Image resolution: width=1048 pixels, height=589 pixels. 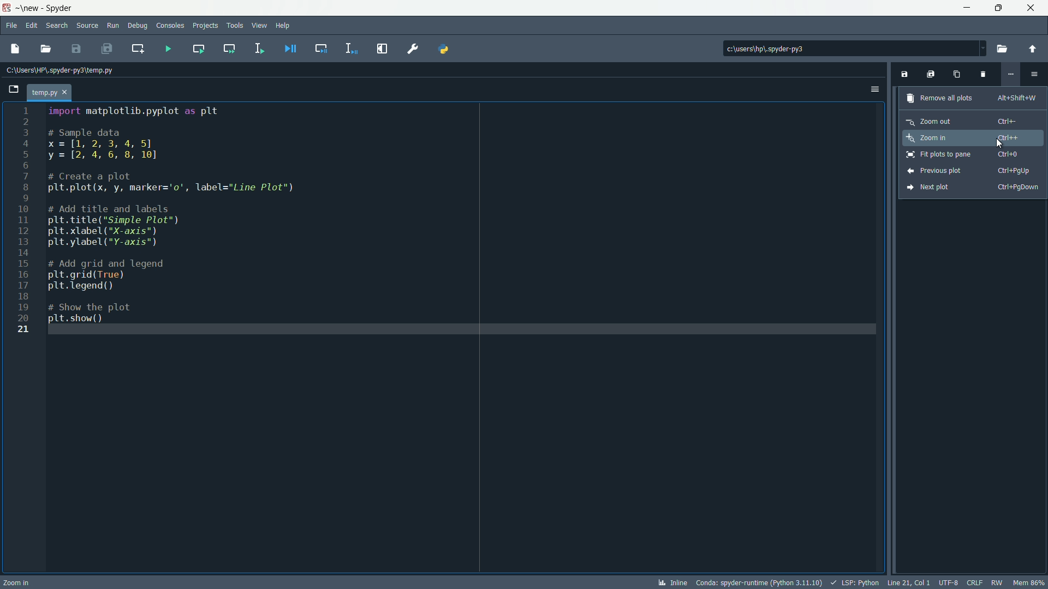 What do you see at coordinates (1011, 73) in the screenshot?
I see `more options` at bounding box center [1011, 73].